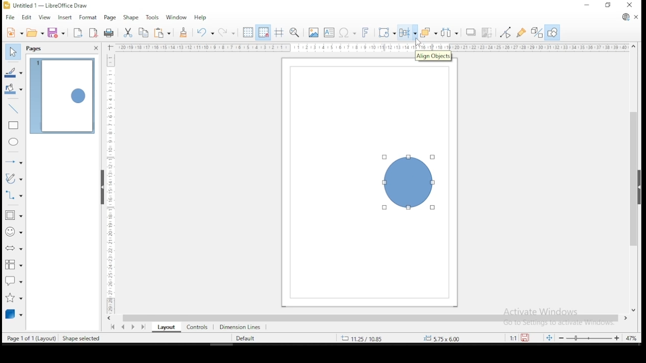  What do you see at coordinates (95, 48) in the screenshot?
I see `close deck` at bounding box center [95, 48].